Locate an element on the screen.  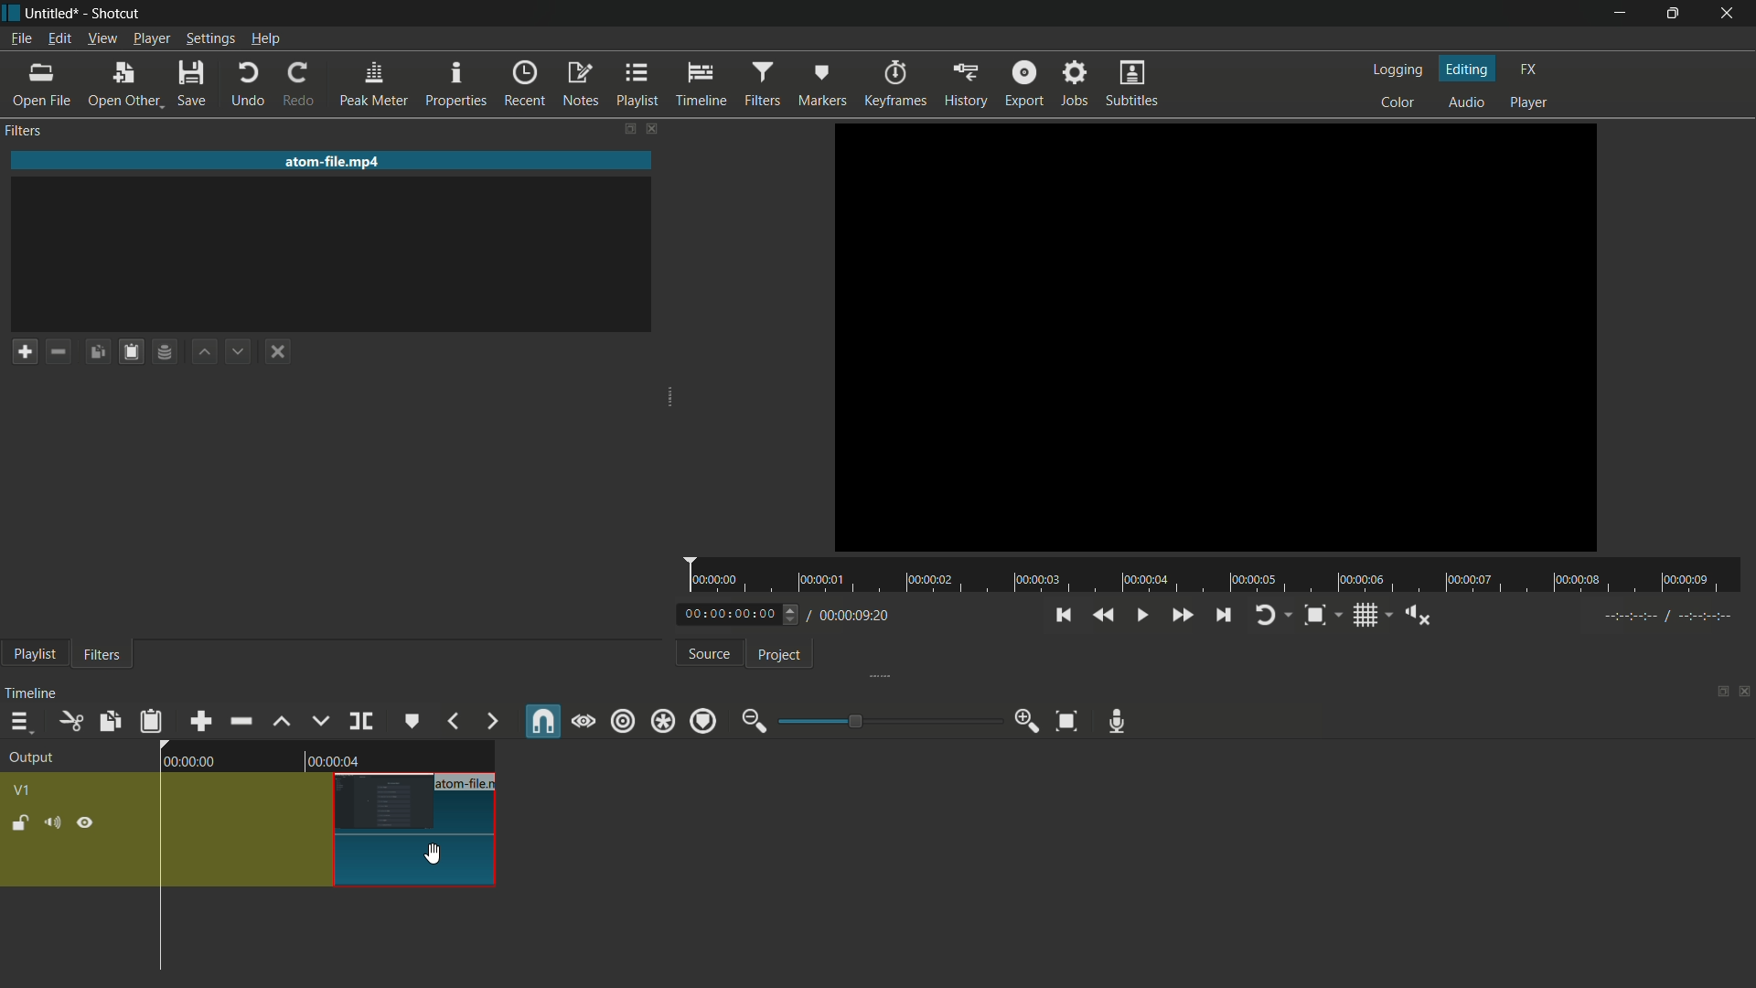
zoom in is located at coordinates (1024, 722).